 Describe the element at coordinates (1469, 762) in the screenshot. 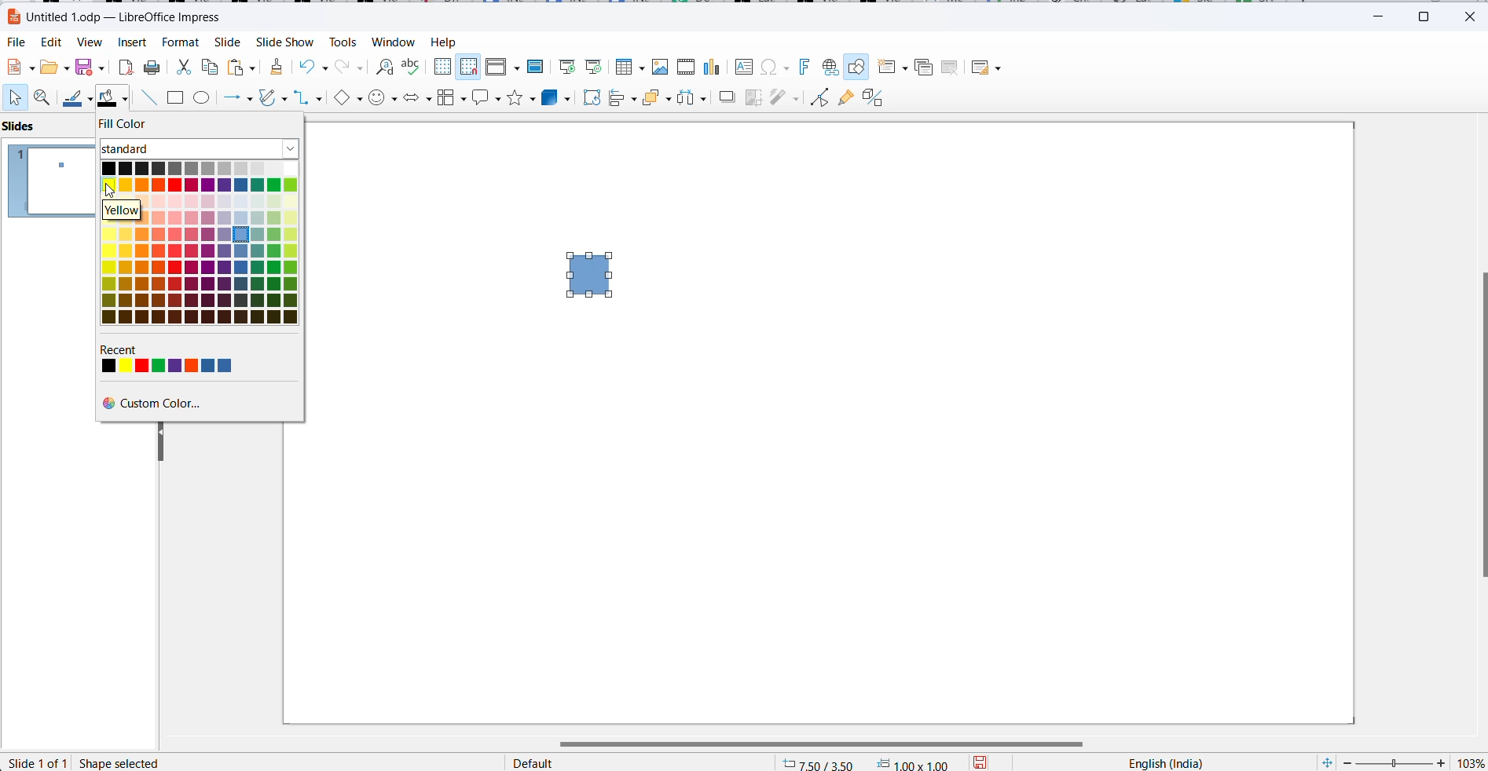

I see `zoom percentage` at that location.